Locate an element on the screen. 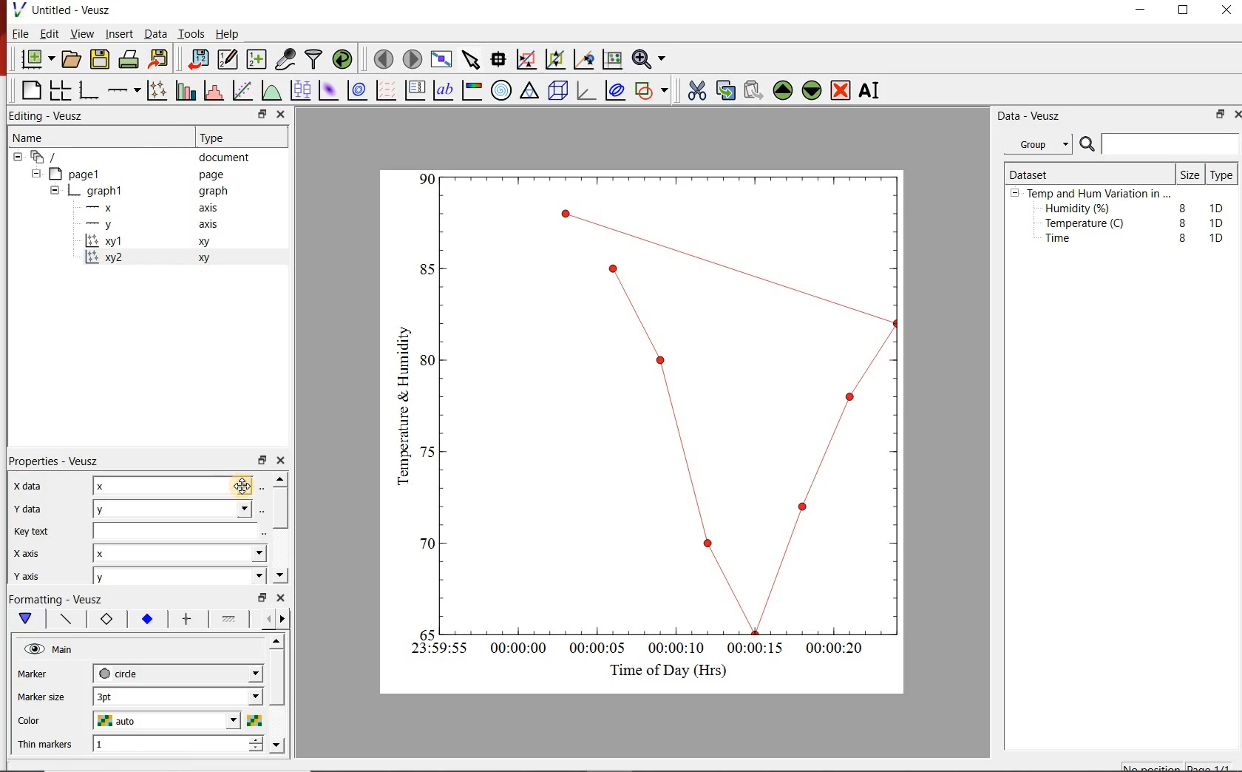  y data dropdown is located at coordinates (221, 509).